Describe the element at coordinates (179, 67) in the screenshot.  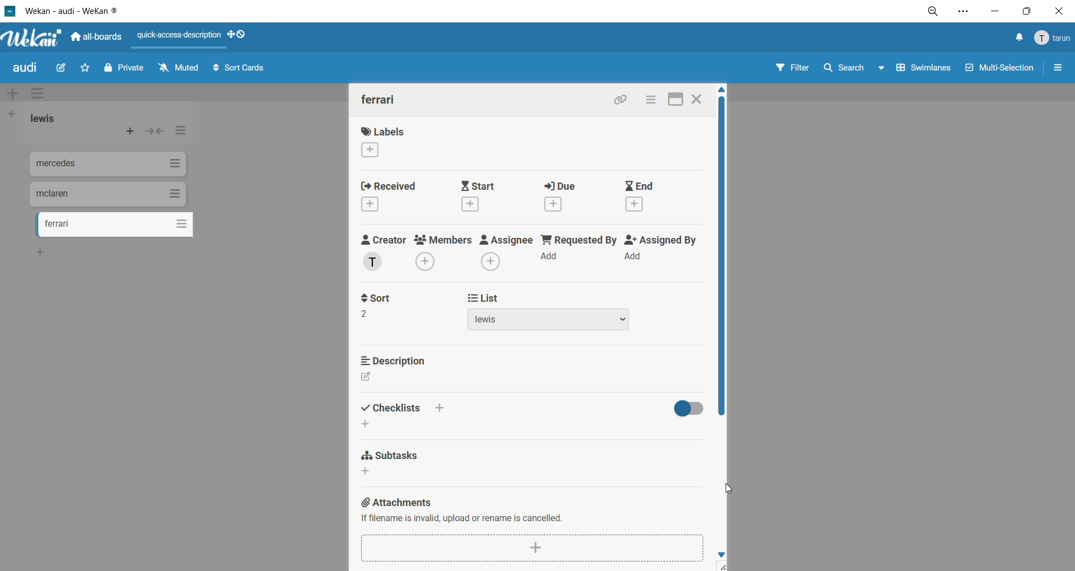
I see `muted` at that location.